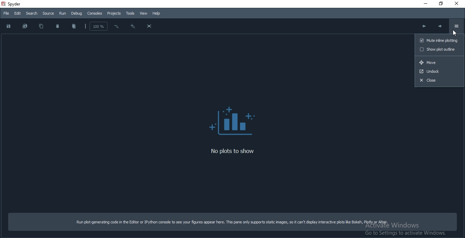 This screenshot has width=465, height=238. What do you see at coordinates (456, 26) in the screenshot?
I see `Options` at bounding box center [456, 26].